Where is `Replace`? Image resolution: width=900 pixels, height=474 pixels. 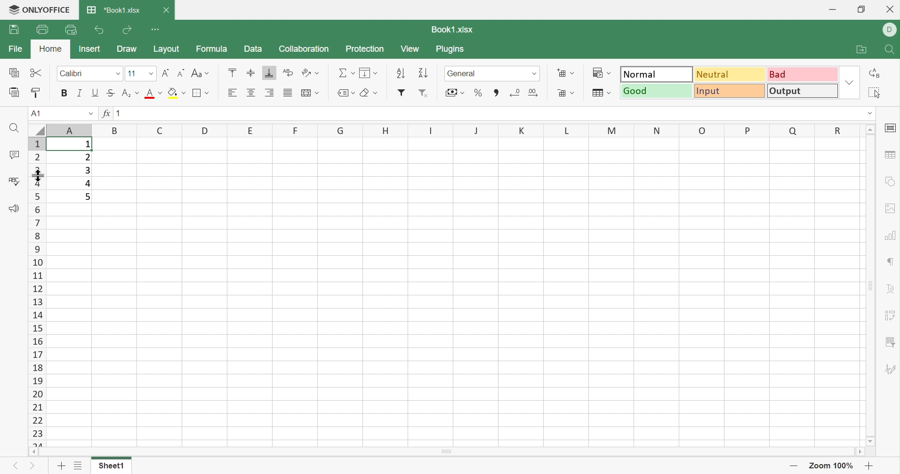
Replace is located at coordinates (876, 72).